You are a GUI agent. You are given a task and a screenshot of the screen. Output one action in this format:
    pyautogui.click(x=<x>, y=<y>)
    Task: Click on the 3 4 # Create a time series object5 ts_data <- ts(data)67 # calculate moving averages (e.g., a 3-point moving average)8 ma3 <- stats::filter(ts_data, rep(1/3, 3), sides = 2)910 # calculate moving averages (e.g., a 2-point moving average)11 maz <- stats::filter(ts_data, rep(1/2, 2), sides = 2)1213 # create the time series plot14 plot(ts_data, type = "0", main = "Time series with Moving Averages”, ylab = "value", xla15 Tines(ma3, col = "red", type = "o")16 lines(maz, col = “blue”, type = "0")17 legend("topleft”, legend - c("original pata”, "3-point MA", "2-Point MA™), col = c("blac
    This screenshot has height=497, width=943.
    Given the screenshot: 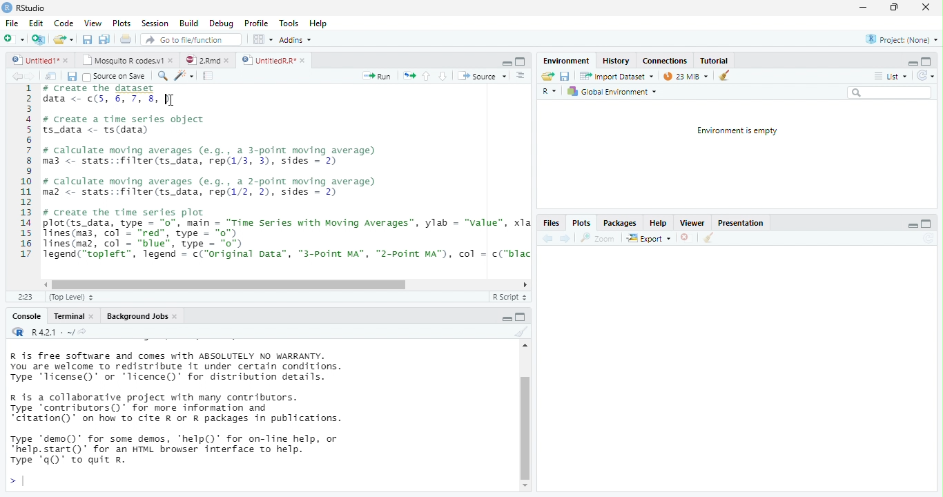 What is the action you would take?
    pyautogui.click(x=273, y=182)
    